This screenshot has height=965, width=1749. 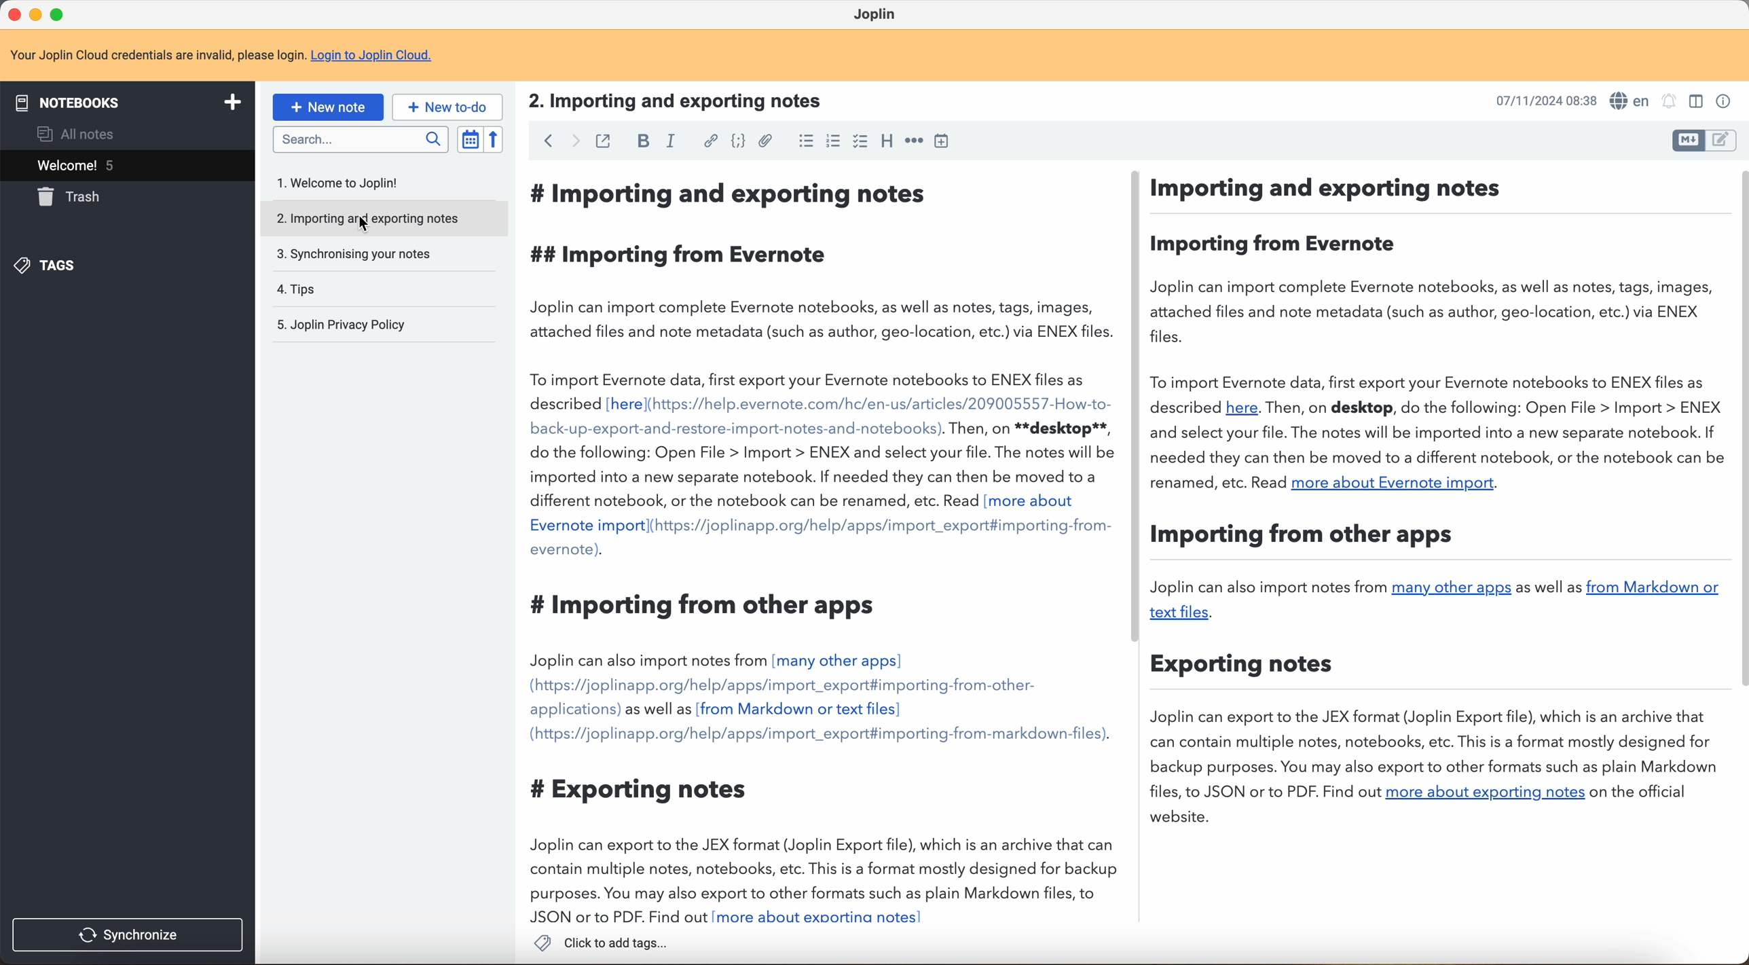 What do you see at coordinates (945, 143) in the screenshot?
I see `insert time` at bounding box center [945, 143].